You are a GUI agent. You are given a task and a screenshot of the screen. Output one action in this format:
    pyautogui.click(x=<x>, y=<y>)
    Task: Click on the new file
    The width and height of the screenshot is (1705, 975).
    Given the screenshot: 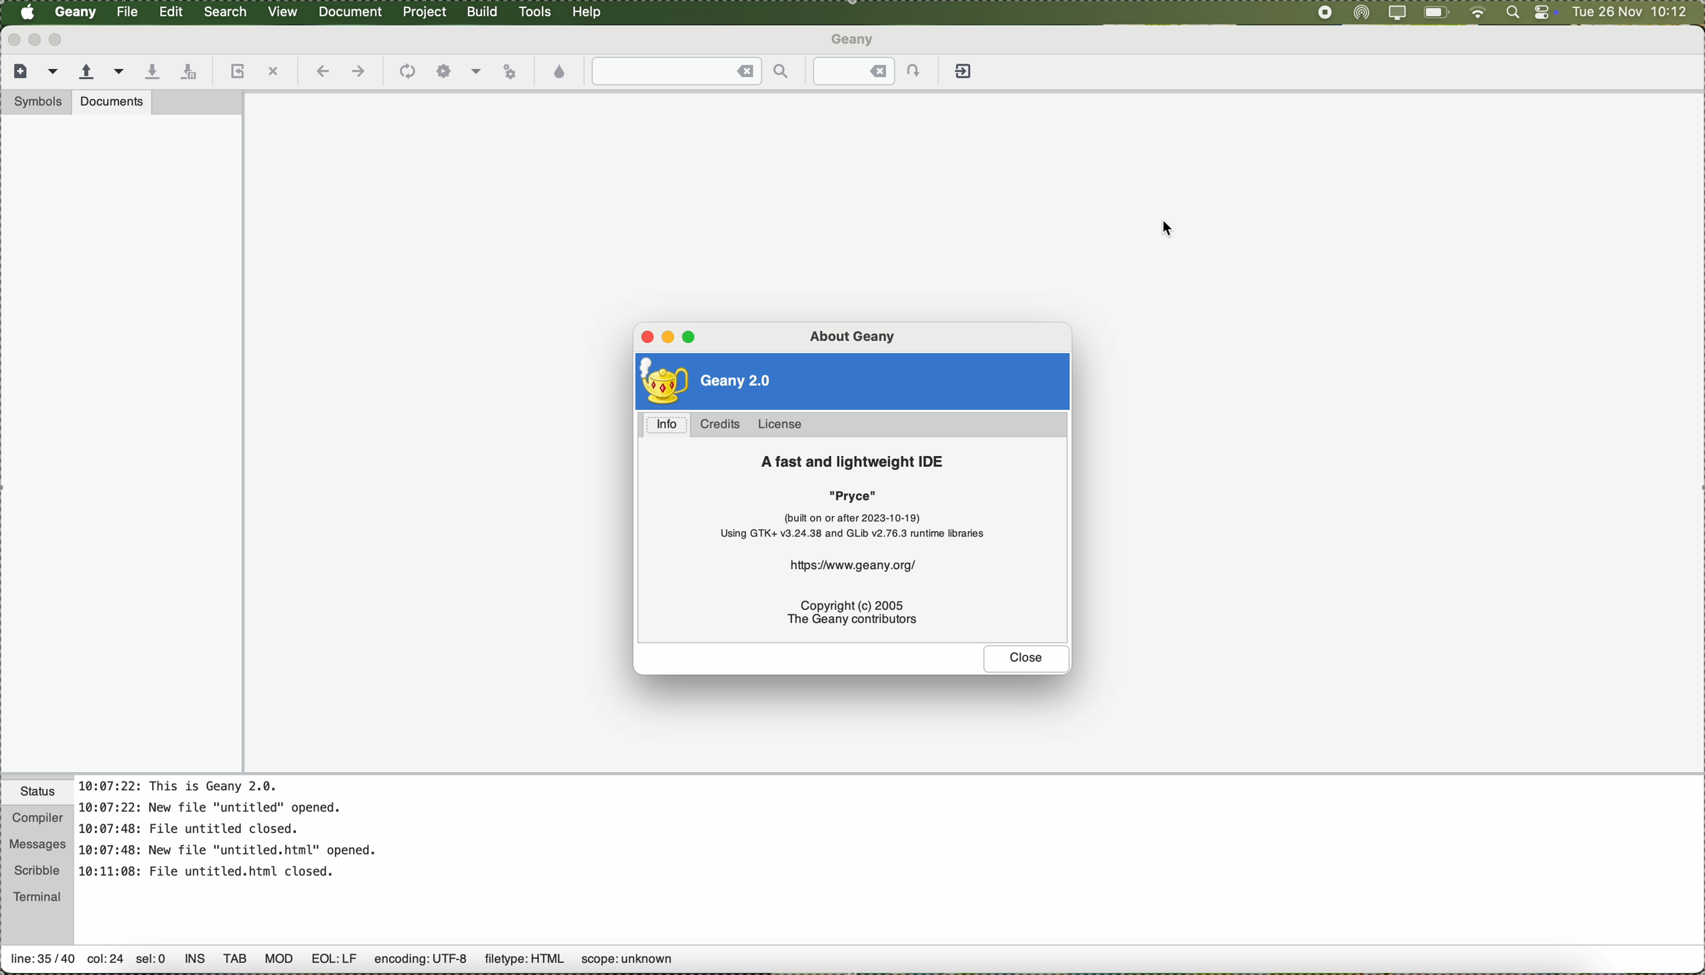 What is the action you would take?
    pyautogui.click(x=33, y=74)
    